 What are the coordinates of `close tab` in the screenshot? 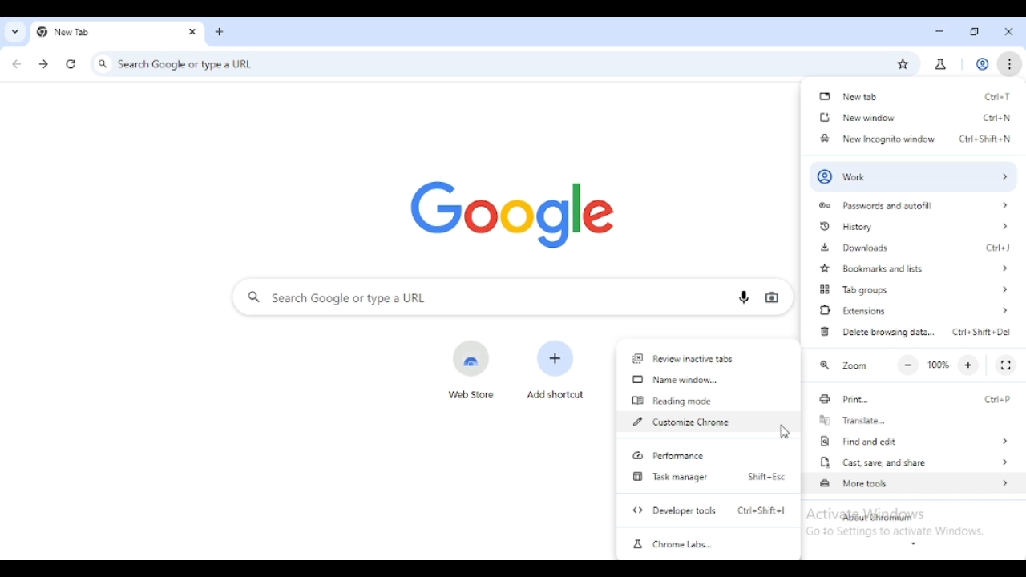 It's located at (1009, 31).